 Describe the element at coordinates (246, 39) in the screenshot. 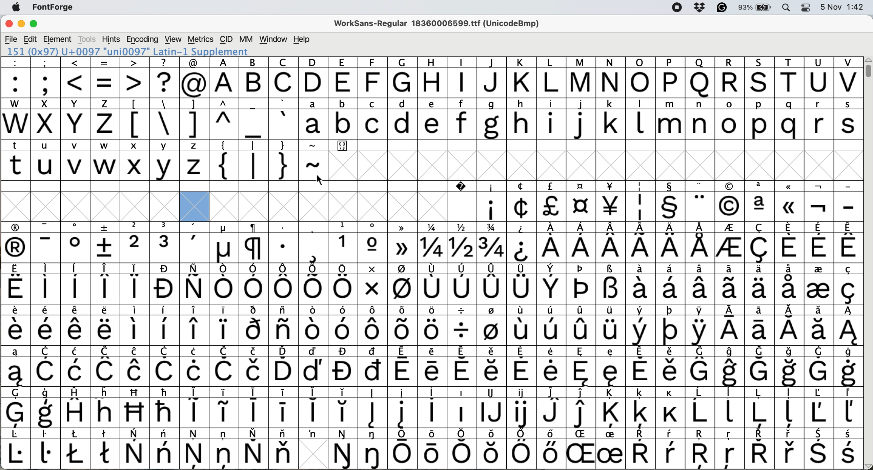

I see `mm` at that location.